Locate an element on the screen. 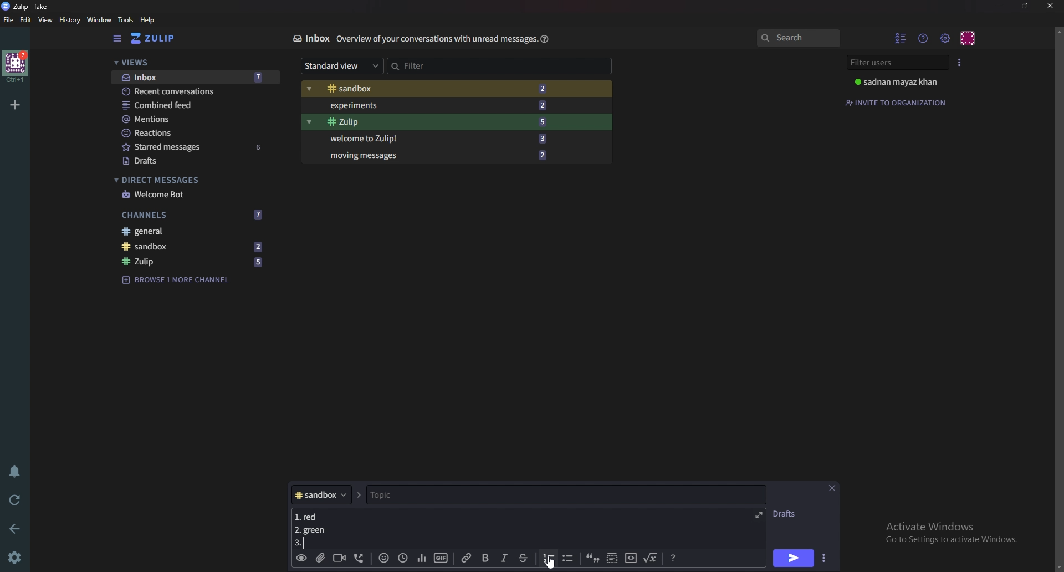  close message is located at coordinates (832, 488).